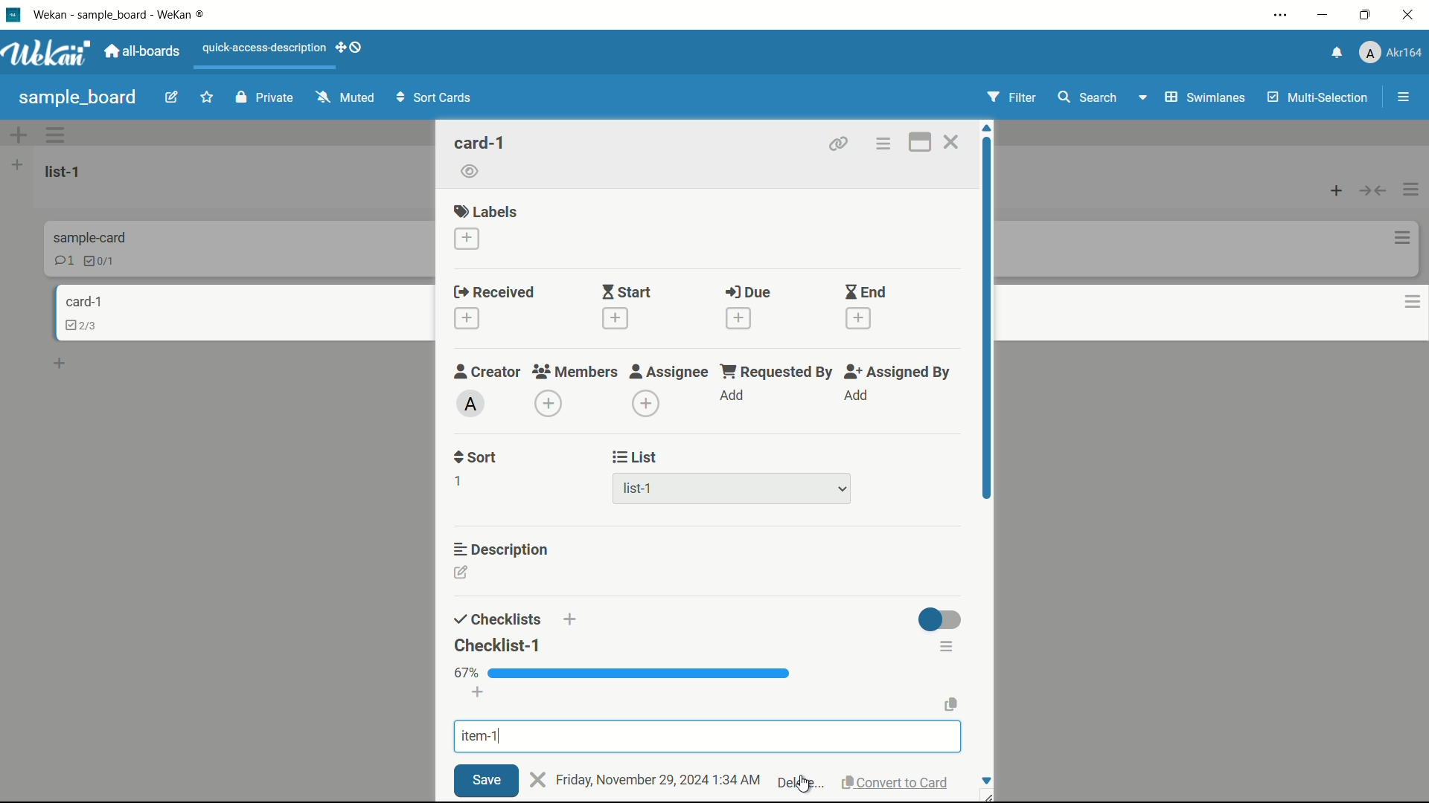 This screenshot has height=803, width=1429. I want to click on dekstop drag bar, so click(352, 49).